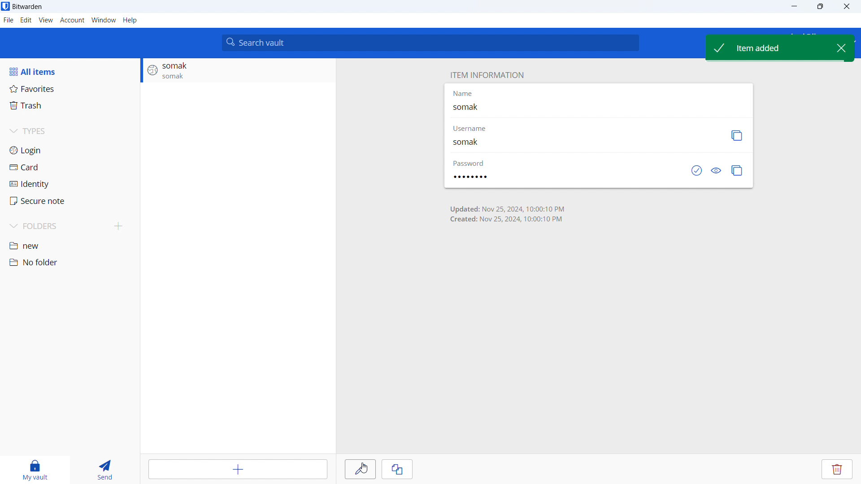  Describe the element at coordinates (72, 20) in the screenshot. I see `account` at that location.